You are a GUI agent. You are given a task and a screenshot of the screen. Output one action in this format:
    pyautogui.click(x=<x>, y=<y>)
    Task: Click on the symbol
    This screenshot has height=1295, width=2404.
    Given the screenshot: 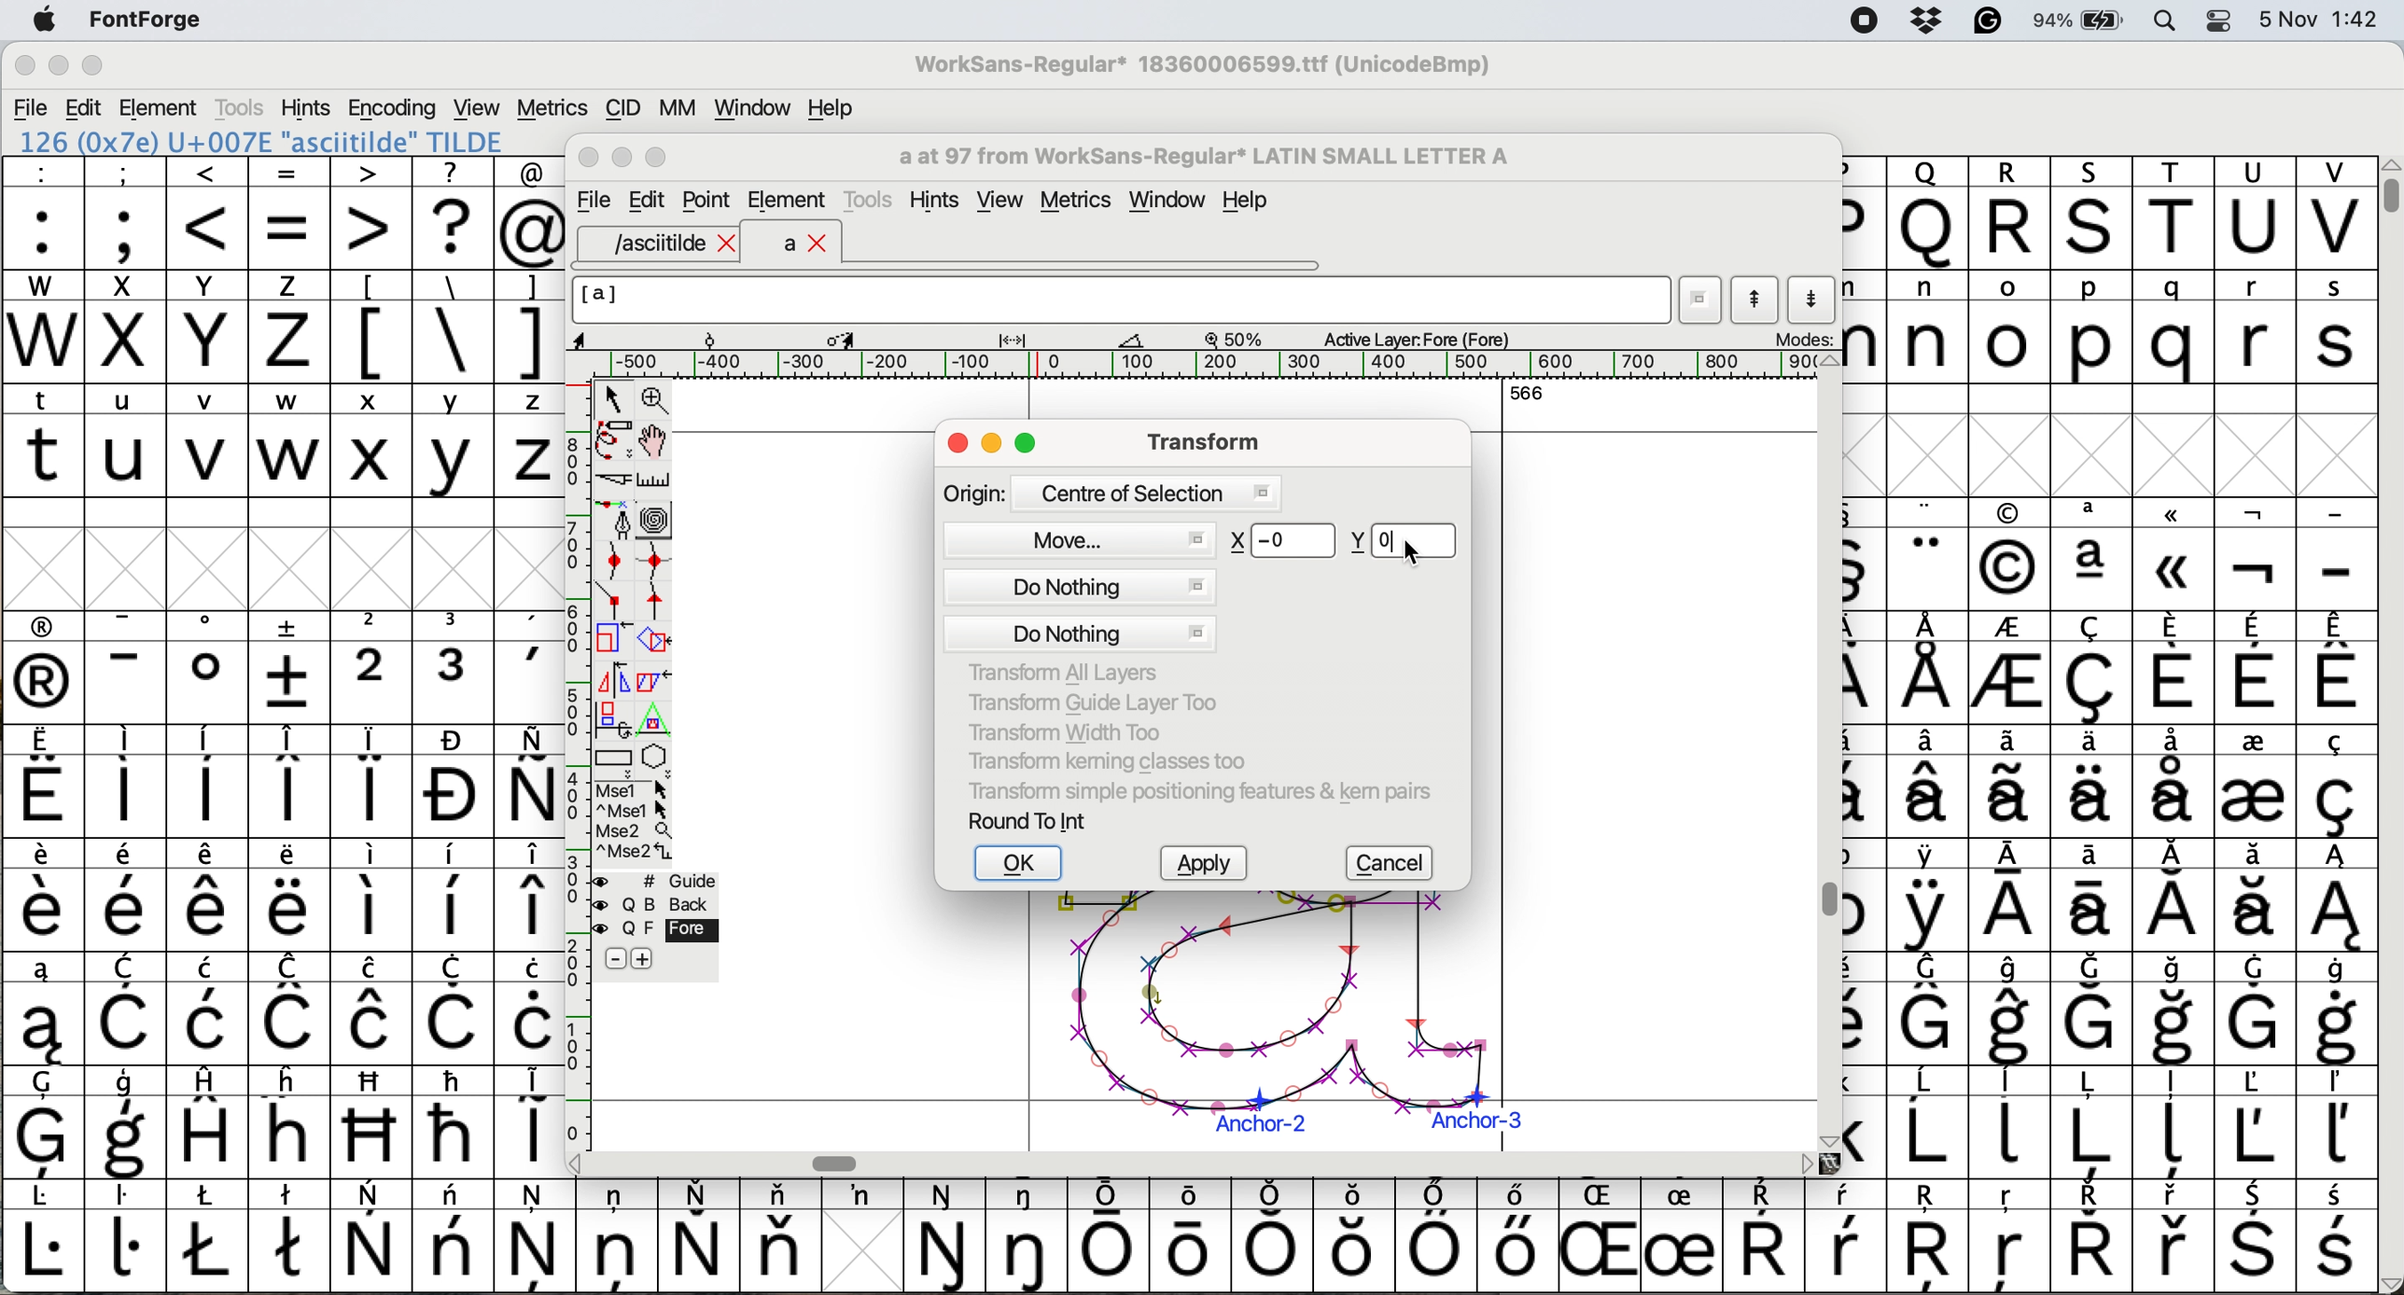 What is the action you would take?
    pyautogui.click(x=208, y=781)
    